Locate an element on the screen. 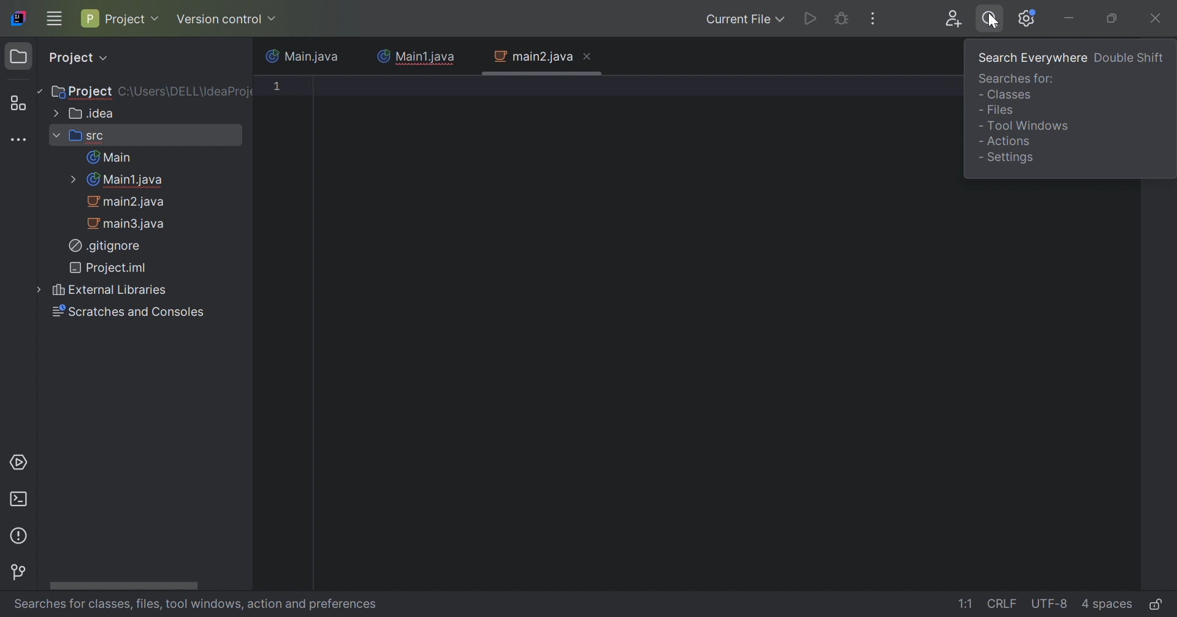 This screenshot has width=1177, height=617. 1 is located at coordinates (280, 86).